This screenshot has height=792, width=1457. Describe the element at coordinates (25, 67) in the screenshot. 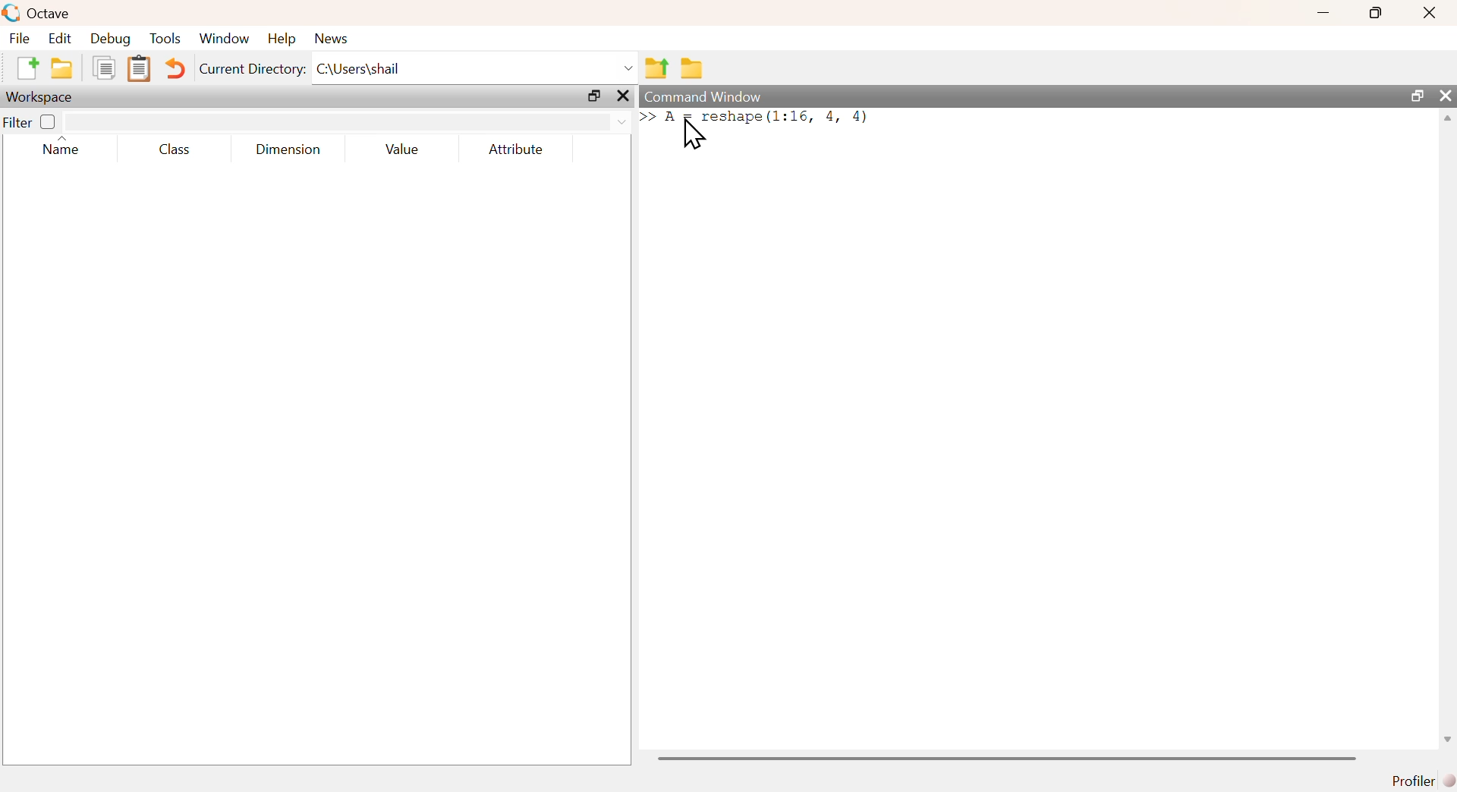

I see `new script` at that location.